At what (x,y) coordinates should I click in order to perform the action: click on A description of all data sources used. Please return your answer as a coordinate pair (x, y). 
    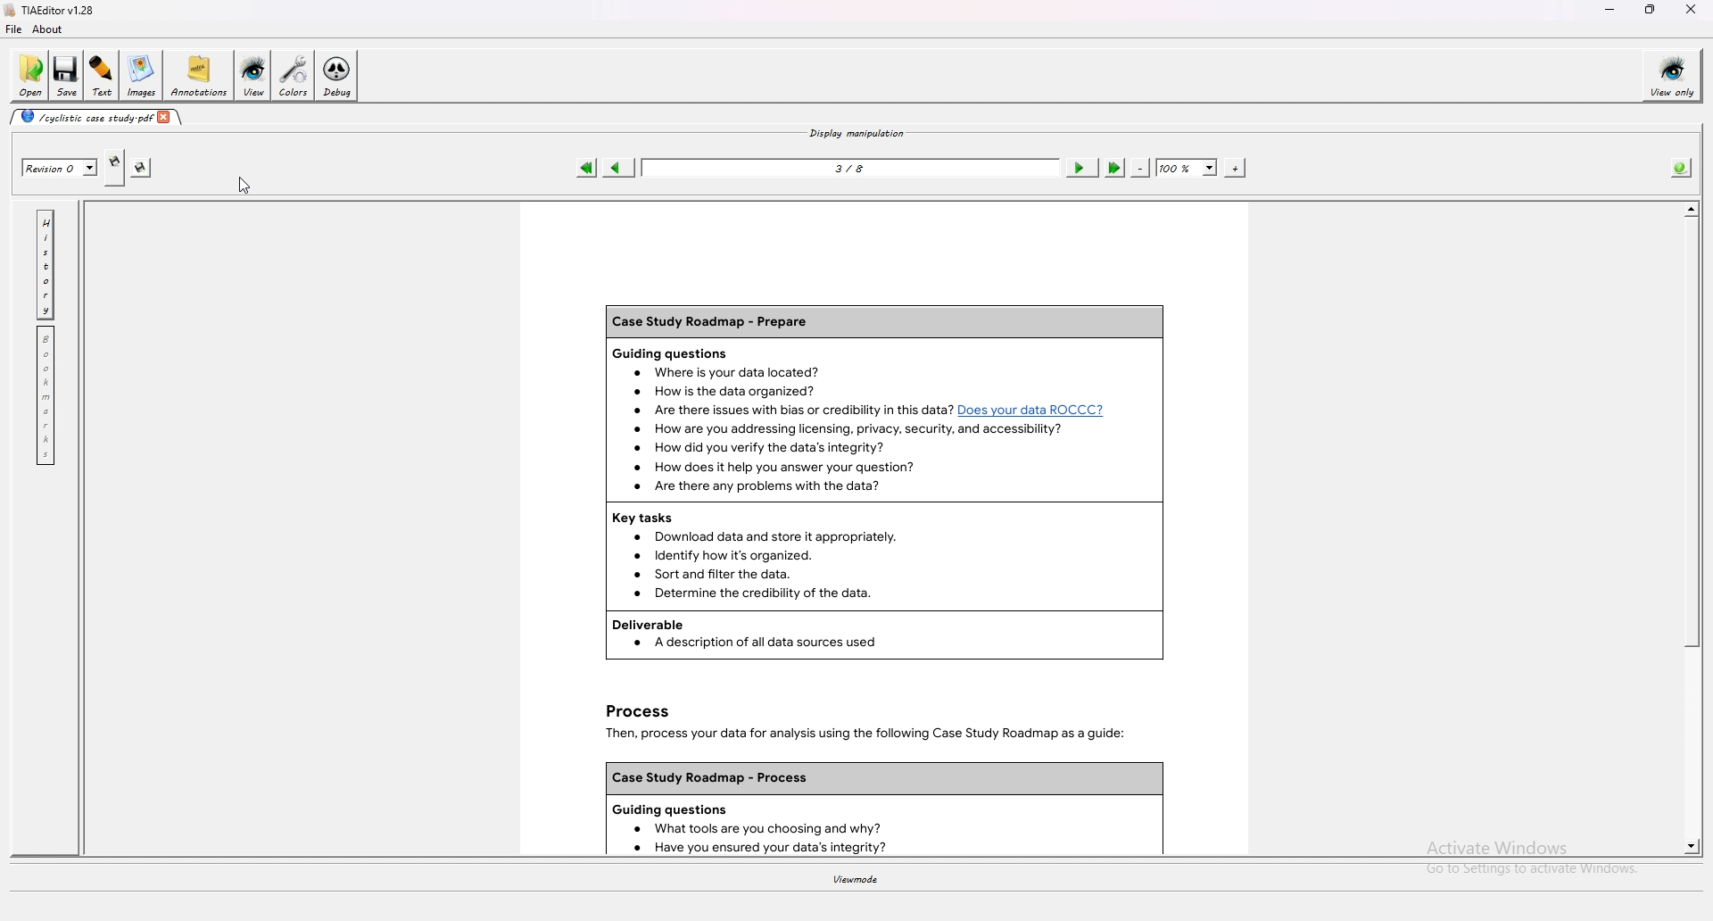
    Looking at the image, I should click on (808, 643).